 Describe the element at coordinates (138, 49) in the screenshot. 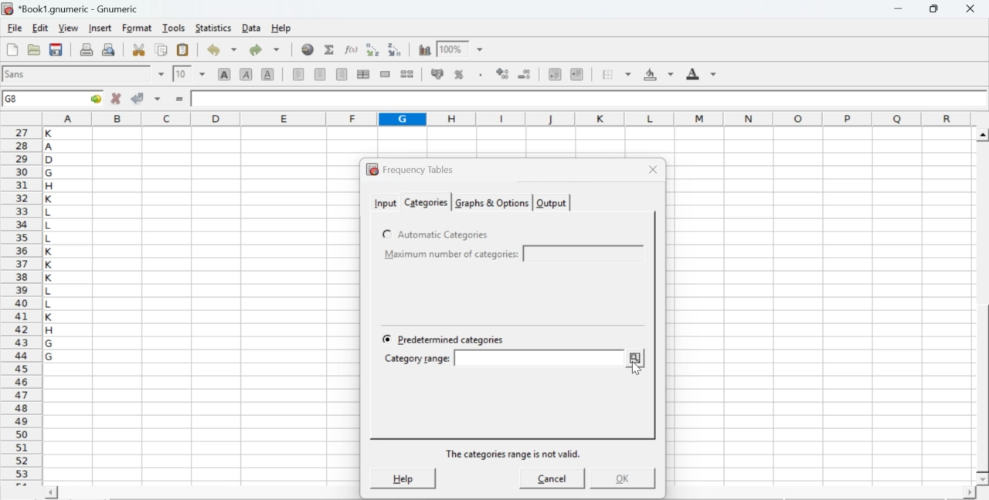

I see `cut` at that location.